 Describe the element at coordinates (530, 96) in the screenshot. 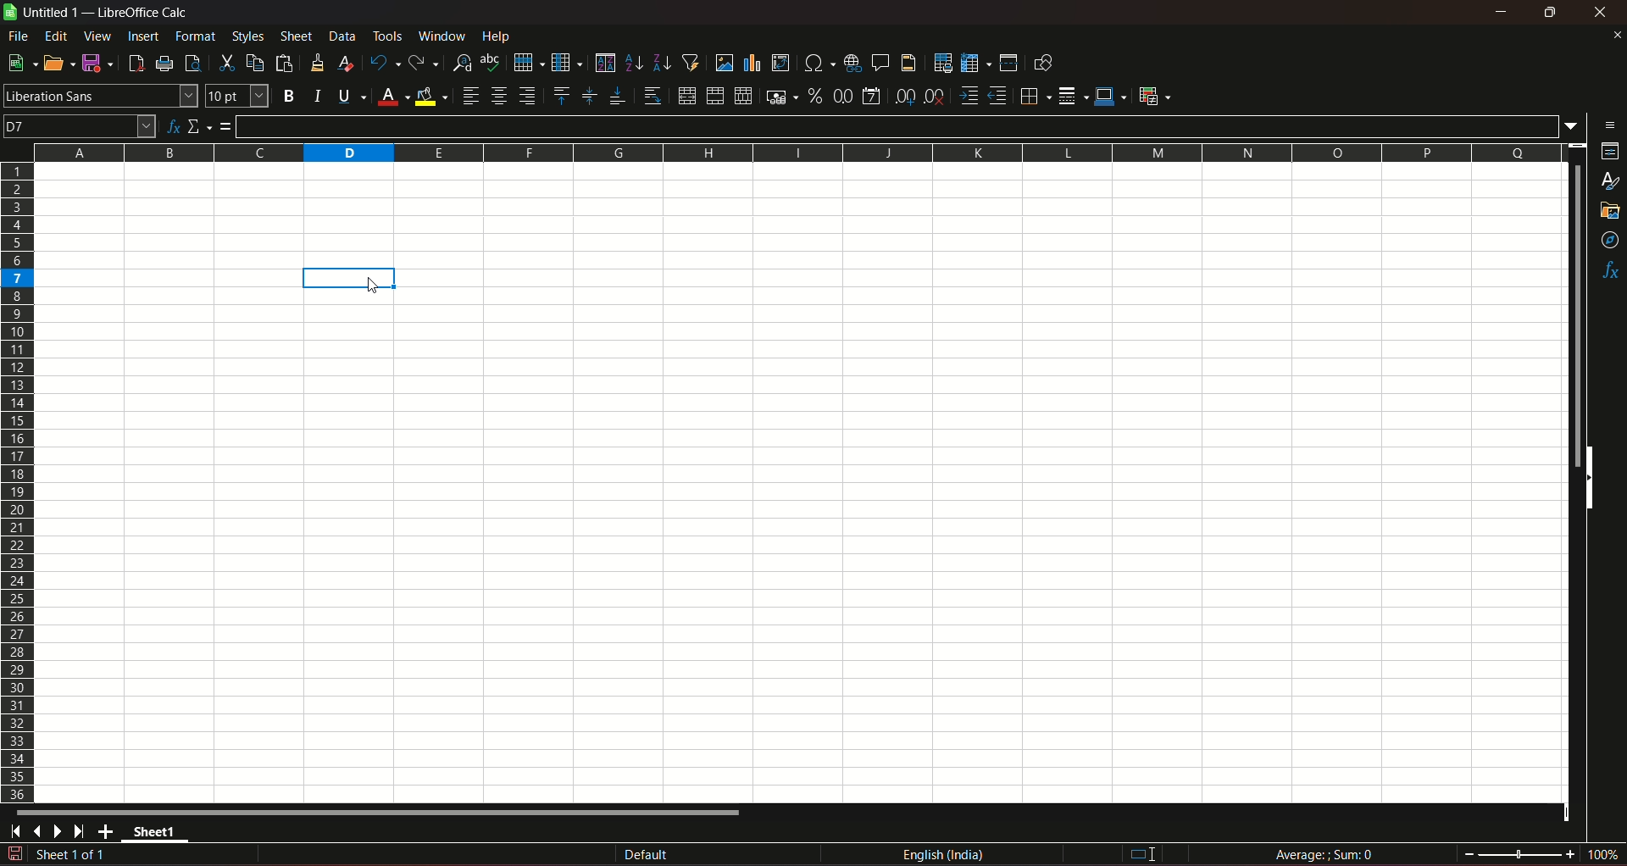

I see `align right` at that location.